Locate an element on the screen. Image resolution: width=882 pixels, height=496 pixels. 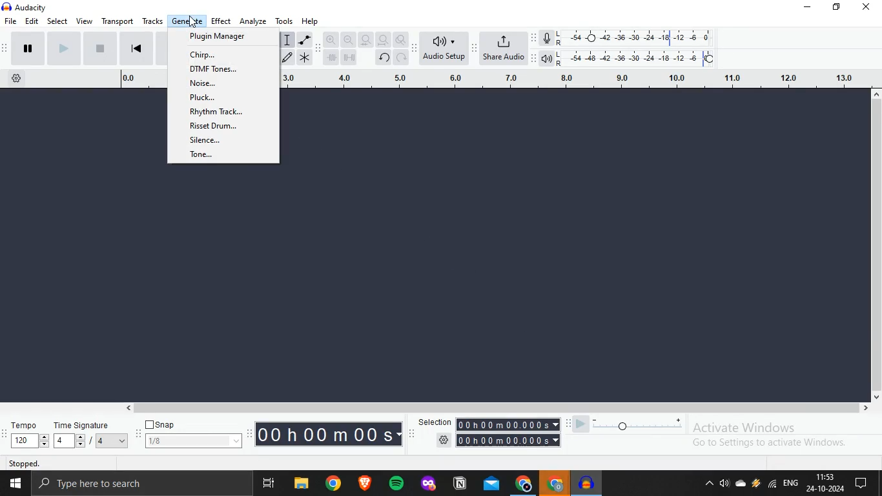
Audio Setup is located at coordinates (444, 46).